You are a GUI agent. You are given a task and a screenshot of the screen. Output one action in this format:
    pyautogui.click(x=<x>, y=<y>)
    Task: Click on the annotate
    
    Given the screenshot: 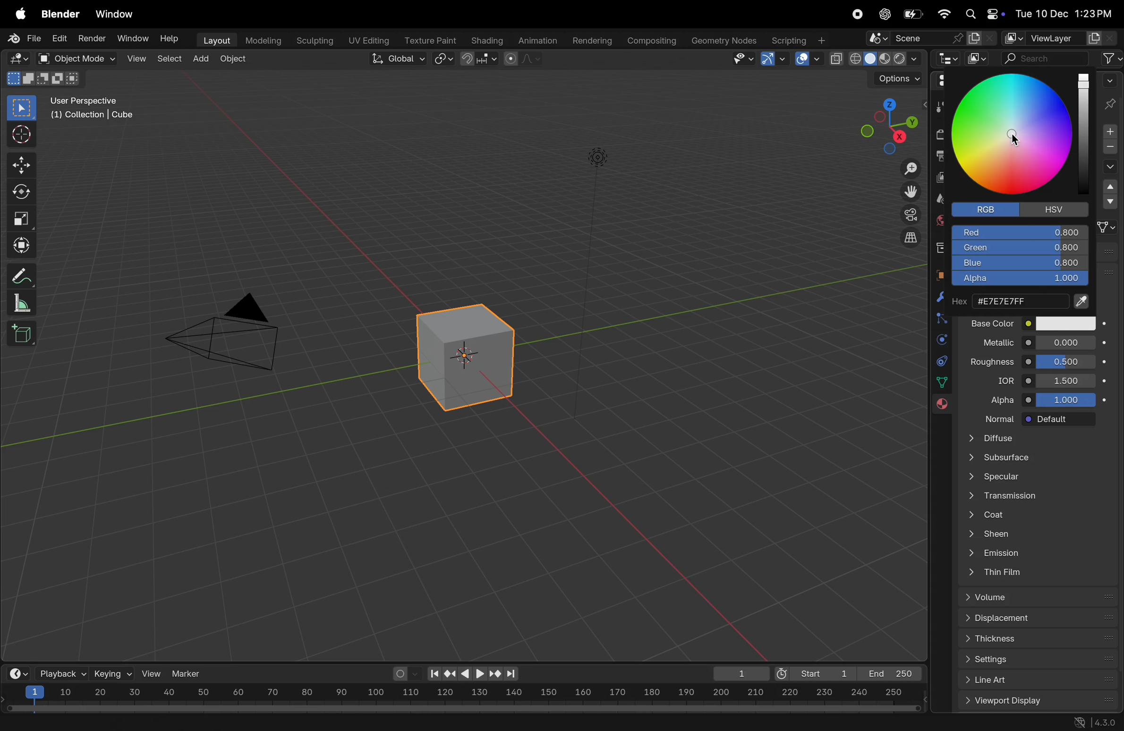 What is the action you would take?
    pyautogui.click(x=18, y=275)
    